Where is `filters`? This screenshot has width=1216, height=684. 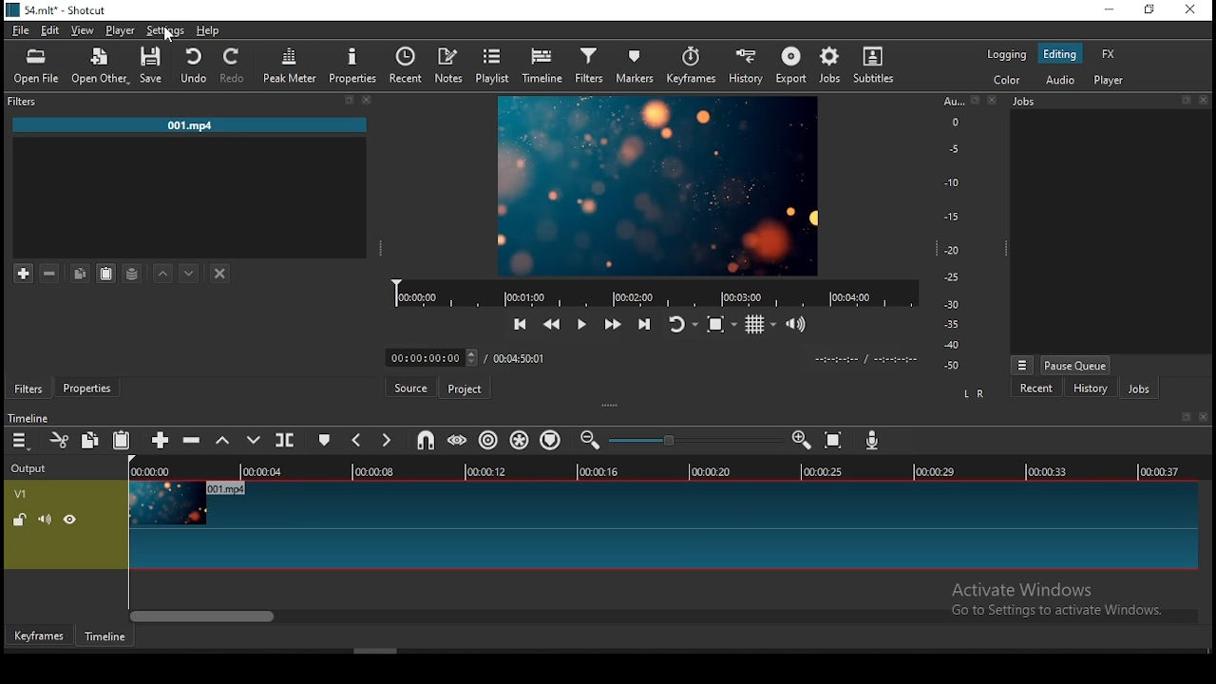
filters is located at coordinates (589, 65).